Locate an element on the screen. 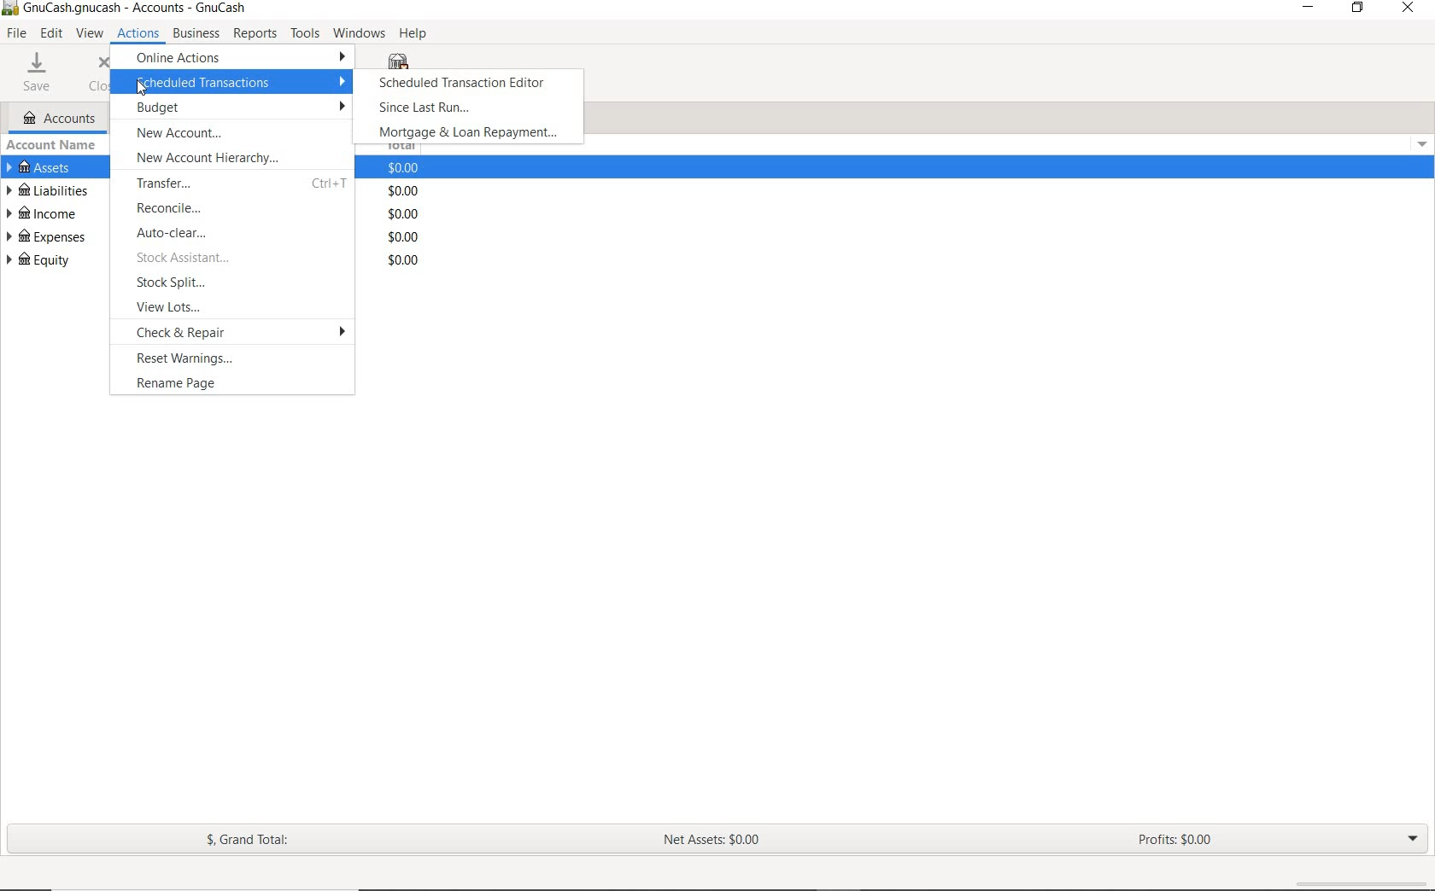  total is located at coordinates (402, 236).